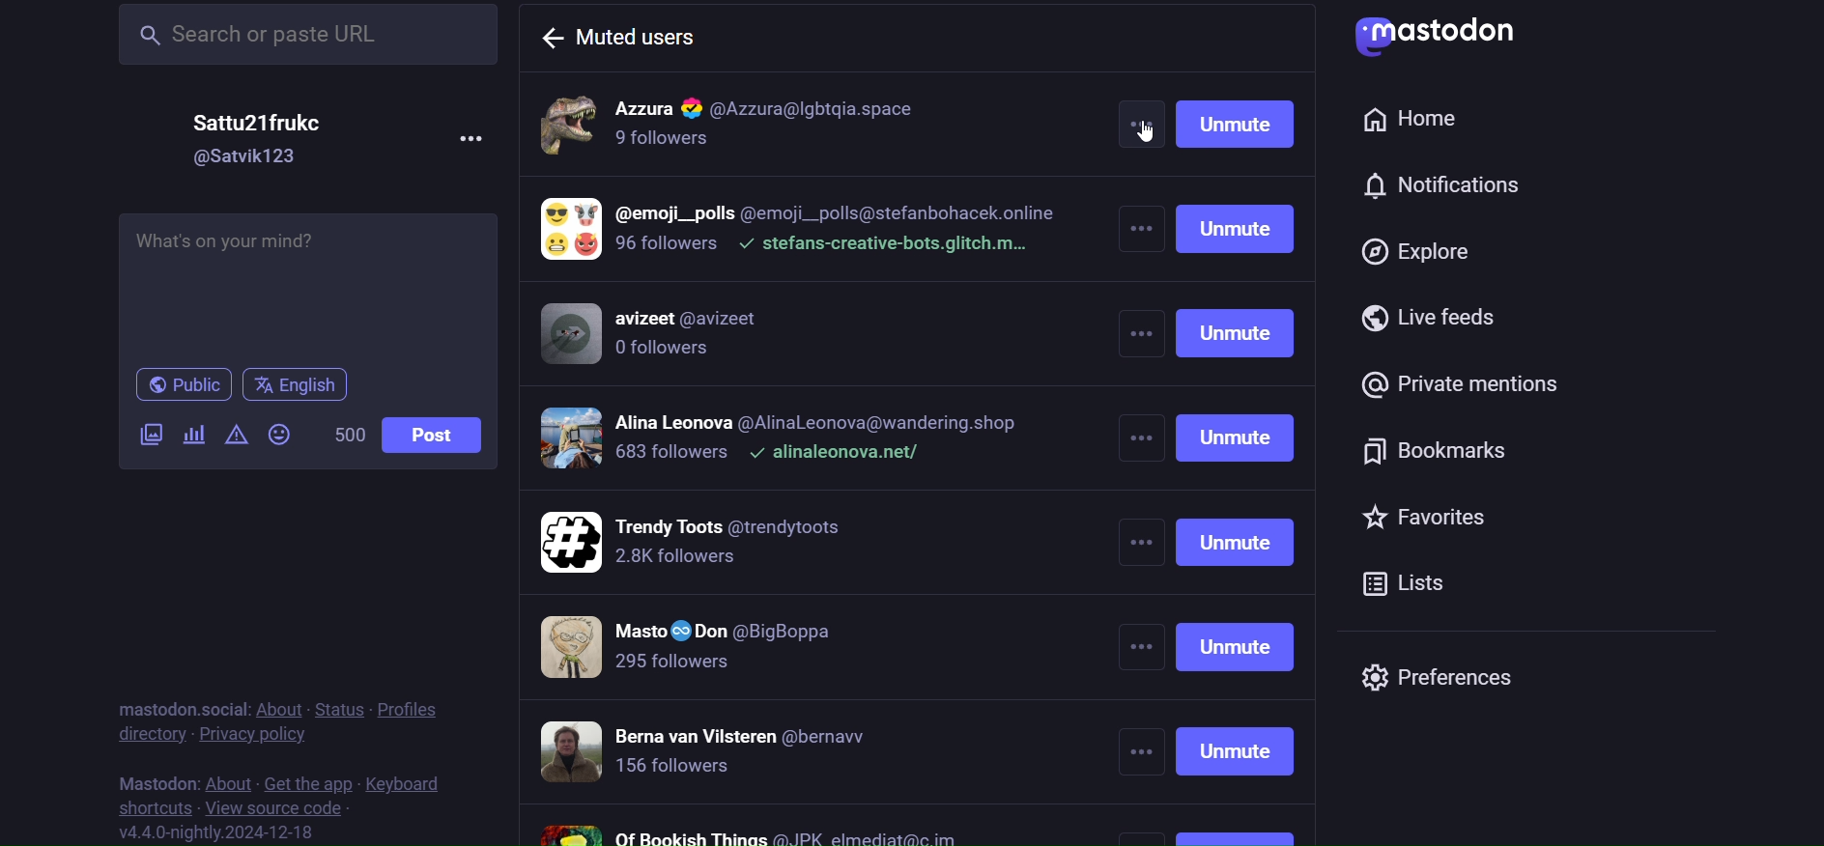 The image size is (1824, 846). Describe the element at coordinates (439, 435) in the screenshot. I see `post` at that location.